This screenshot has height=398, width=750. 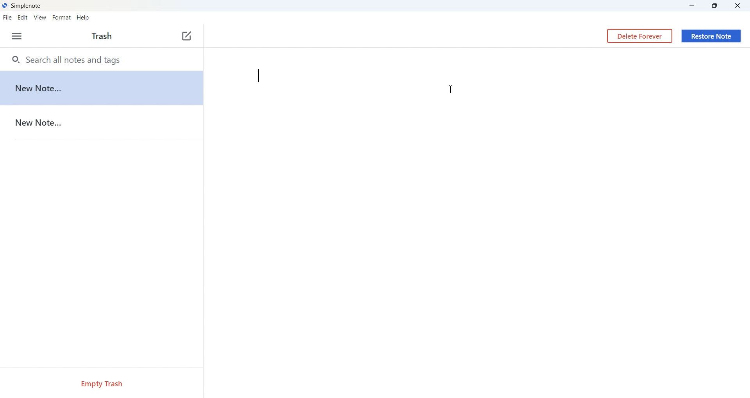 What do you see at coordinates (16, 36) in the screenshot?
I see `Options` at bounding box center [16, 36].